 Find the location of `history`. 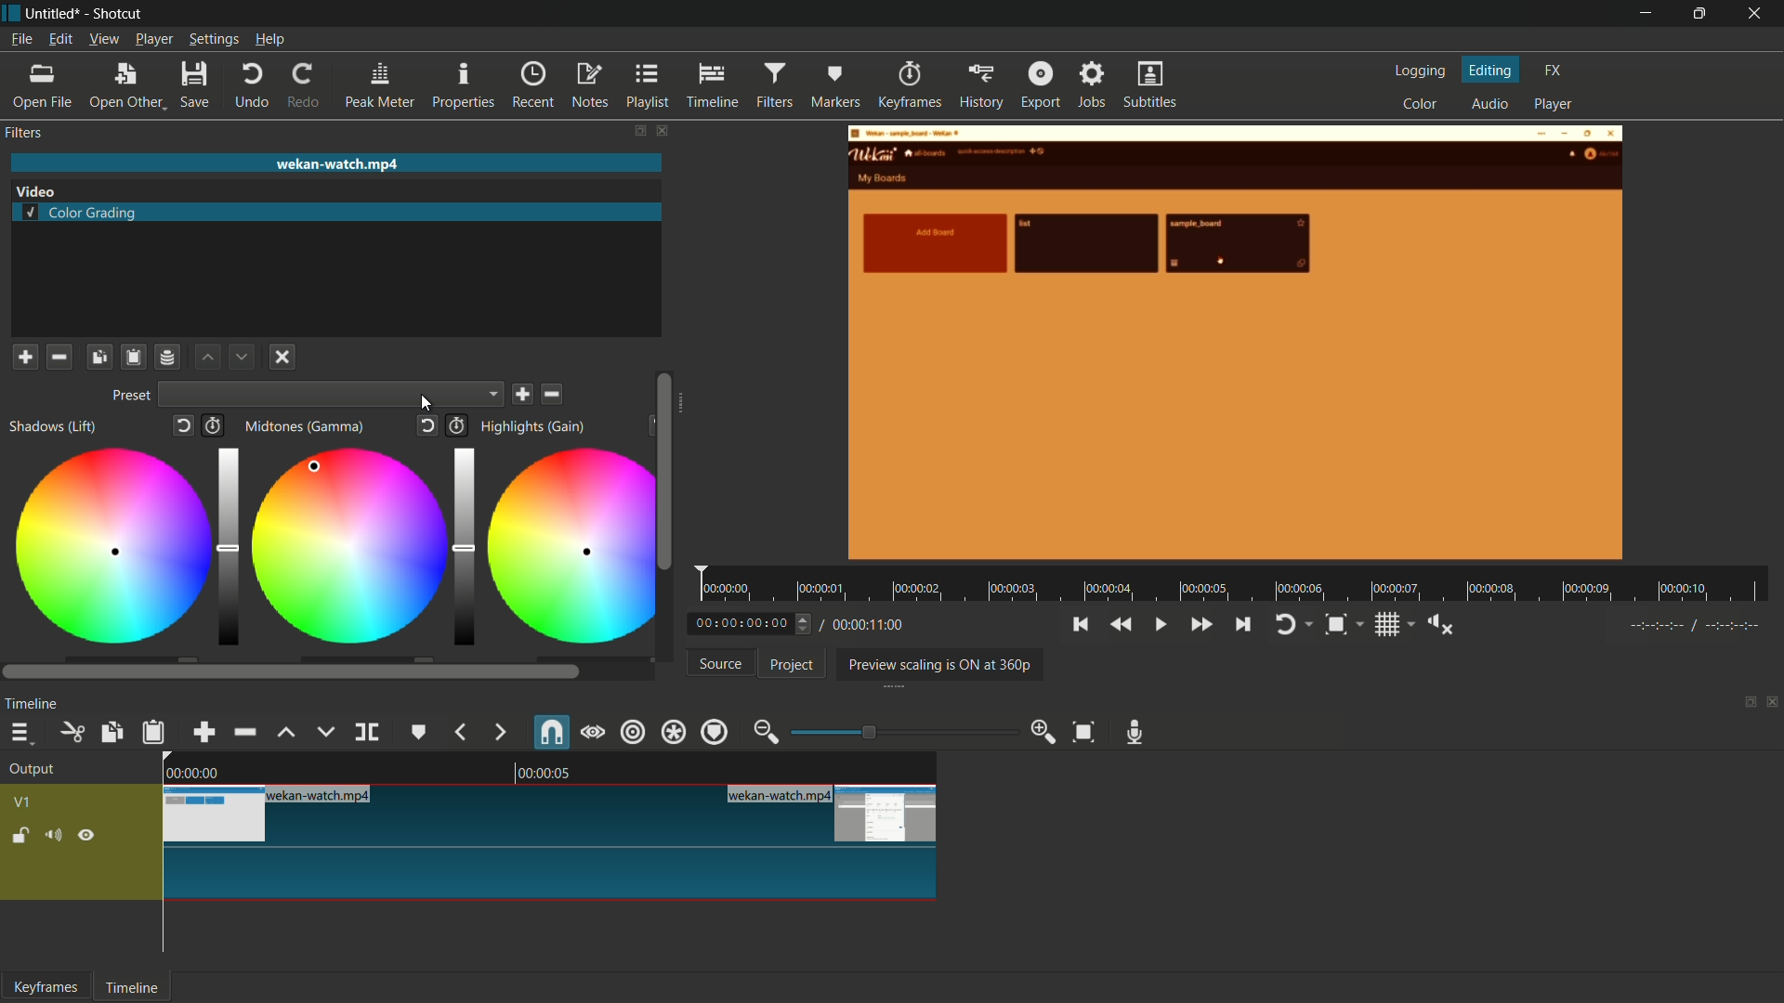

history is located at coordinates (978, 87).